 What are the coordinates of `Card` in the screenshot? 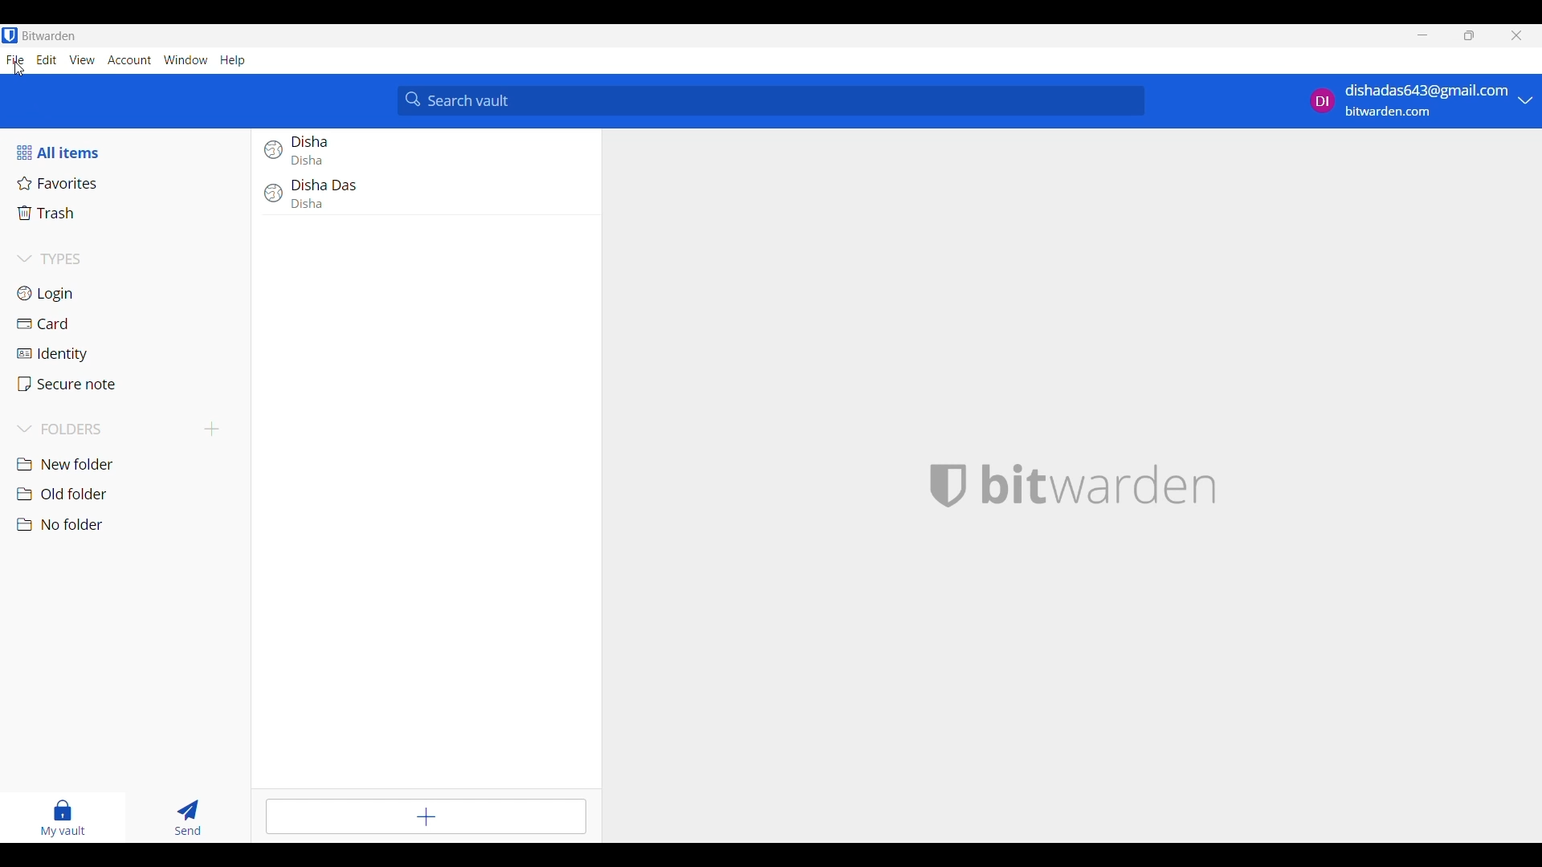 It's located at (129, 324).